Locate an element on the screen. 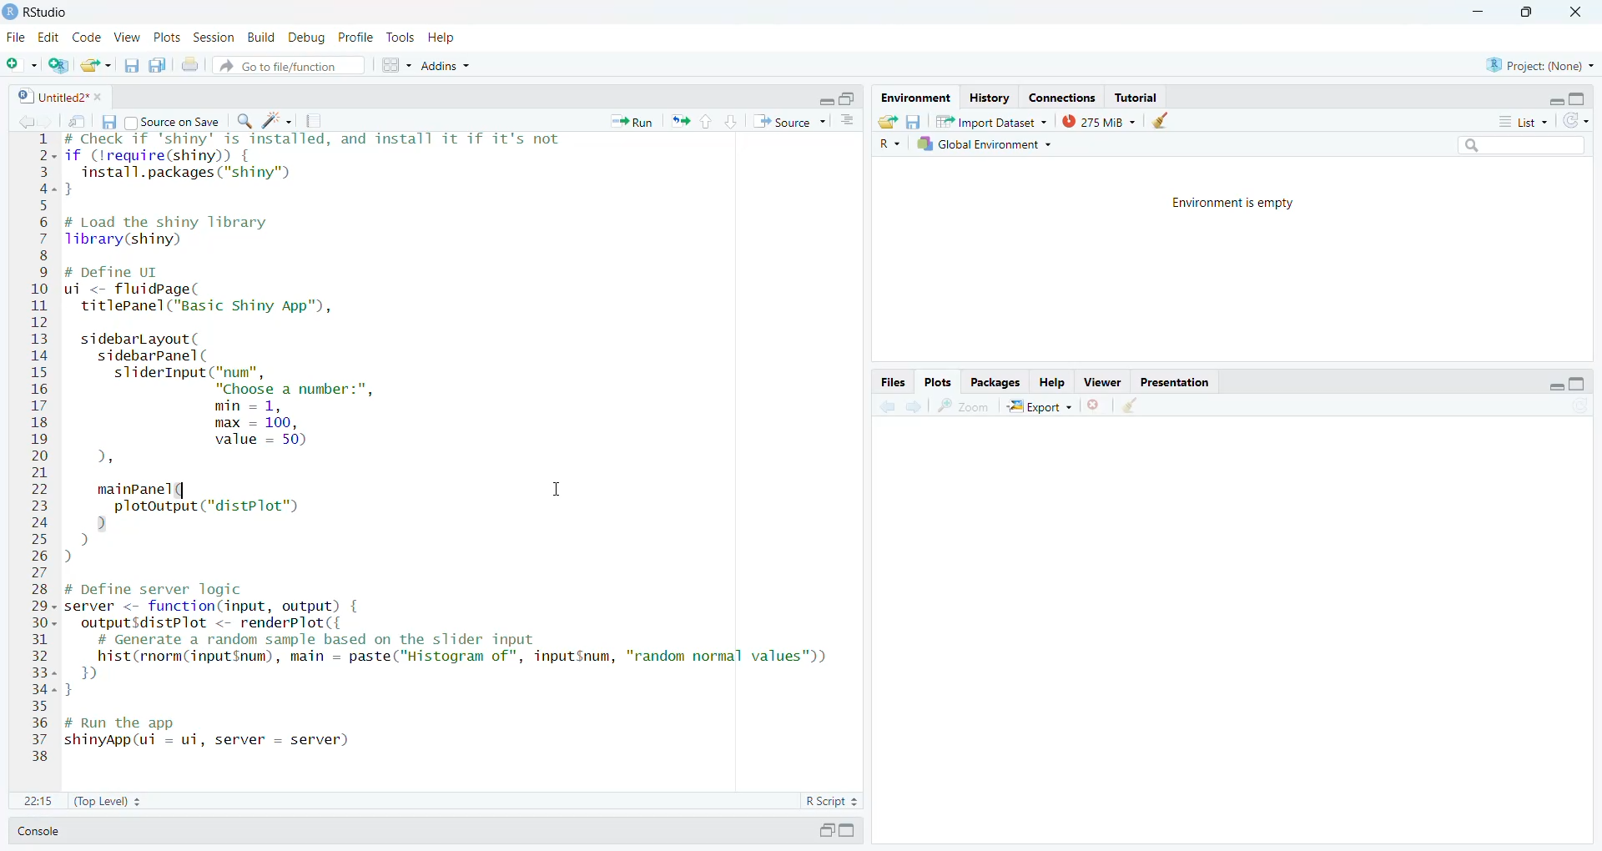 The height and width of the screenshot is (851, 1602). new file is located at coordinates (23, 65).